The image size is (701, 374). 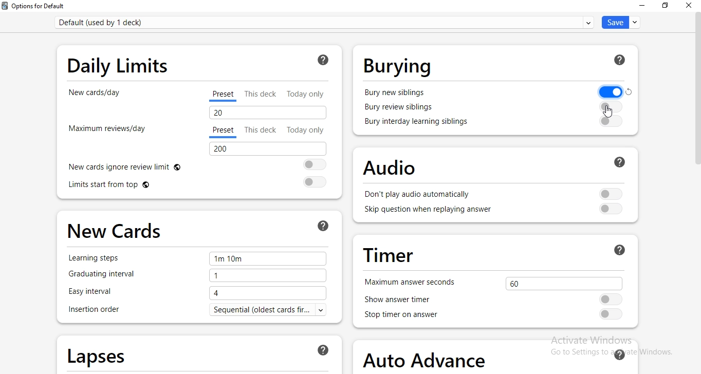 What do you see at coordinates (408, 315) in the screenshot?
I see `stop timer on answer` at bounding box center [408, 315].